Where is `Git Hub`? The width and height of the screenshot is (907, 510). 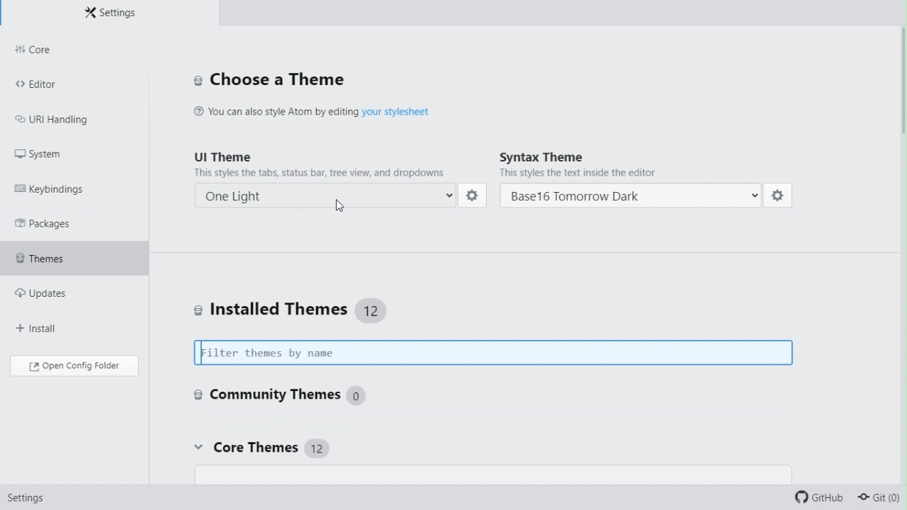
Git Hub is located at coordinates (822, 499).